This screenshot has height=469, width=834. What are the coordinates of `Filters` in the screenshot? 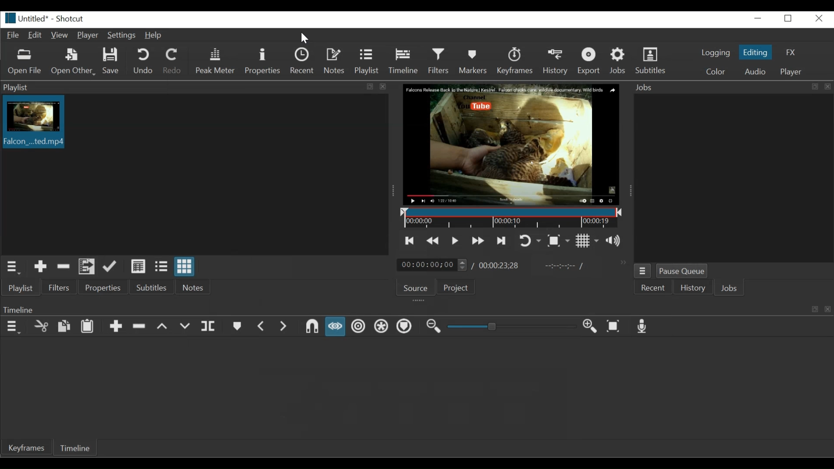 It's located at (440, 60).